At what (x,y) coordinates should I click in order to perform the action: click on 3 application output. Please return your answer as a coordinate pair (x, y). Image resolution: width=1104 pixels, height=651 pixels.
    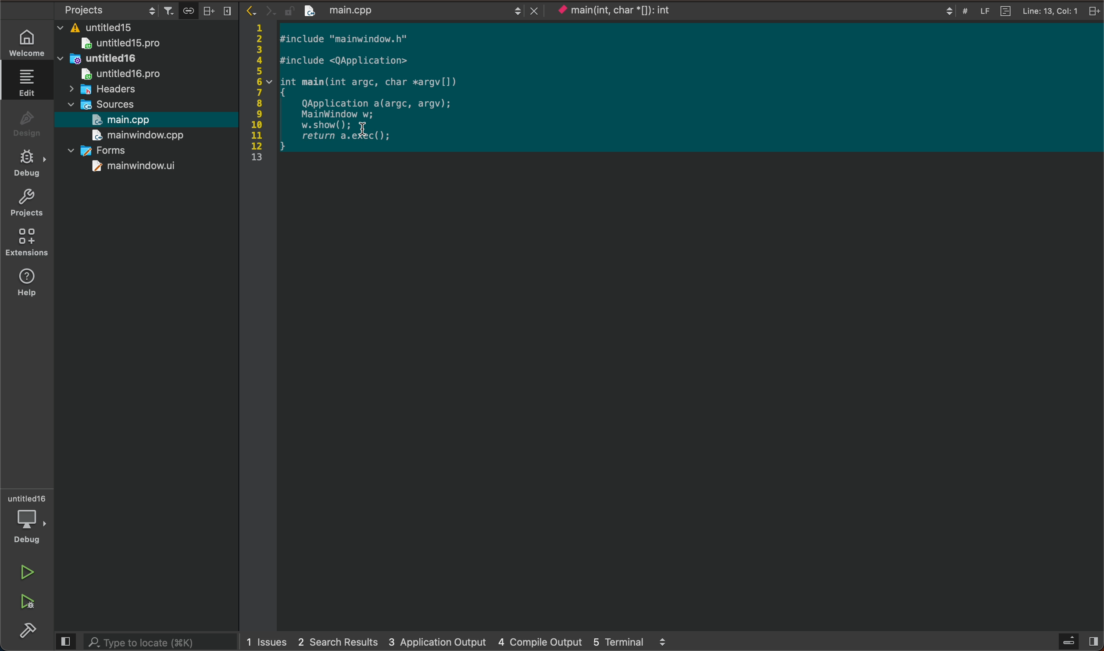
    Looking at the image, I should click on (438, 640).